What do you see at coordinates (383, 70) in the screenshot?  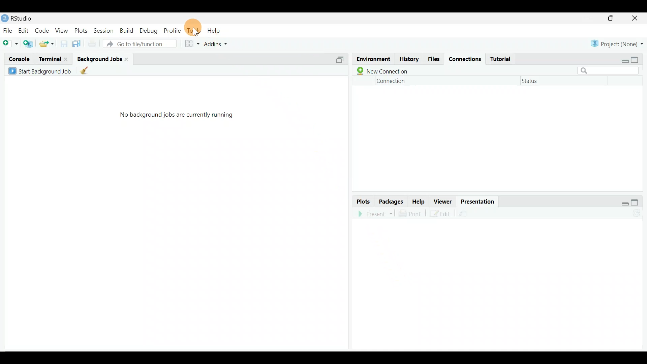 I see `New connection` at bounding box center [383, 70].